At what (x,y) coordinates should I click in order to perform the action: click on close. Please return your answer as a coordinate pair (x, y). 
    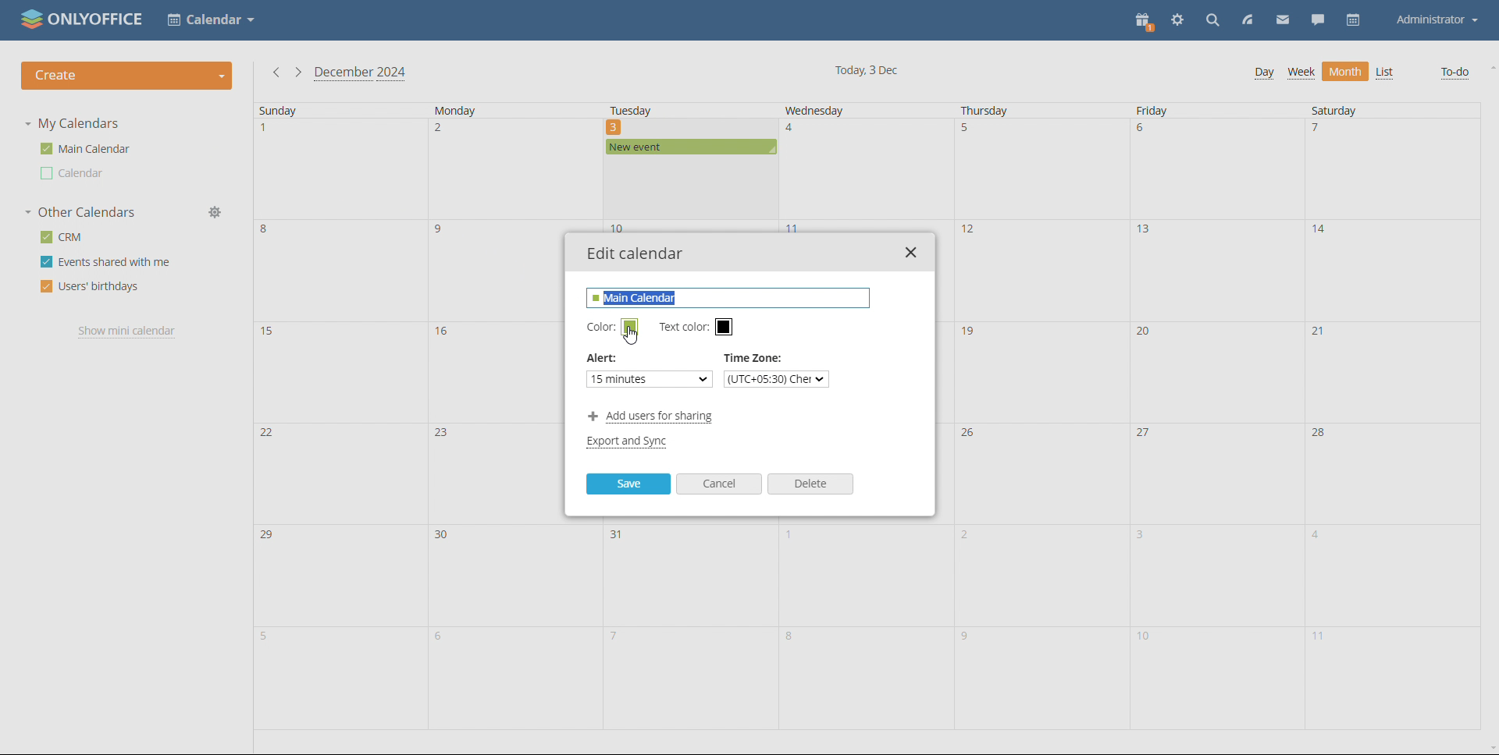
    Looking at the image, I should click on (910, 253).